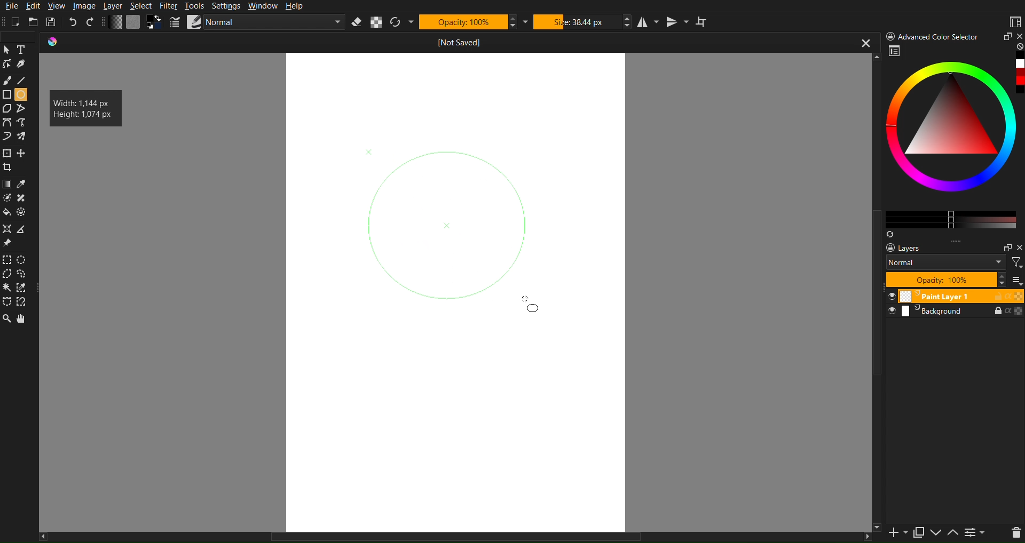 Image resolution: width=1025 pixels, height=543 pixels. I want to click on Edit, so click(35, 6).